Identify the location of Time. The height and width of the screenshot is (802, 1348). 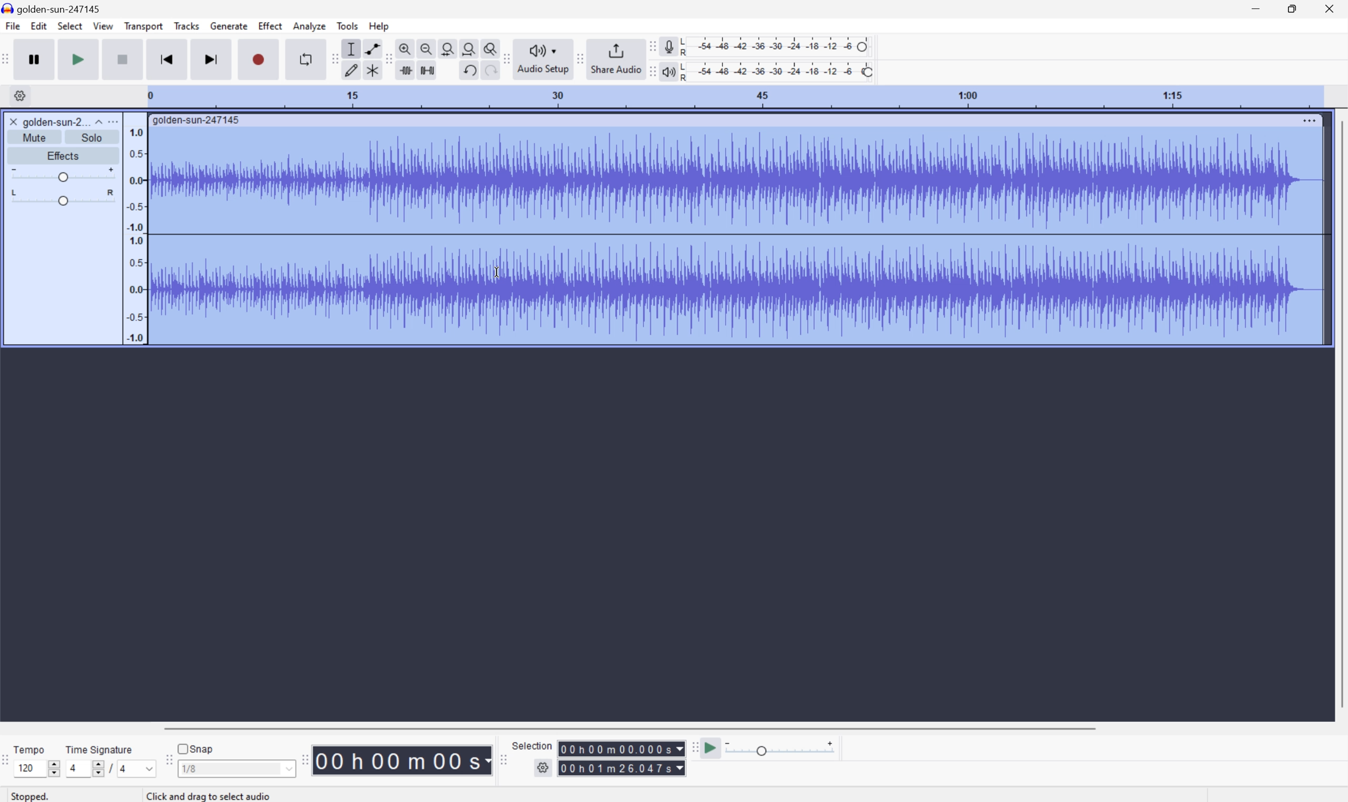
(403, 759).